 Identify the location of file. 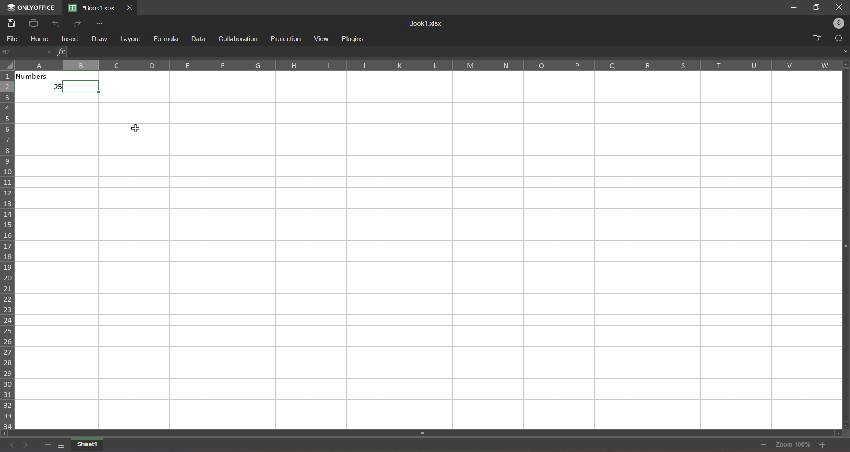
(11, 39).